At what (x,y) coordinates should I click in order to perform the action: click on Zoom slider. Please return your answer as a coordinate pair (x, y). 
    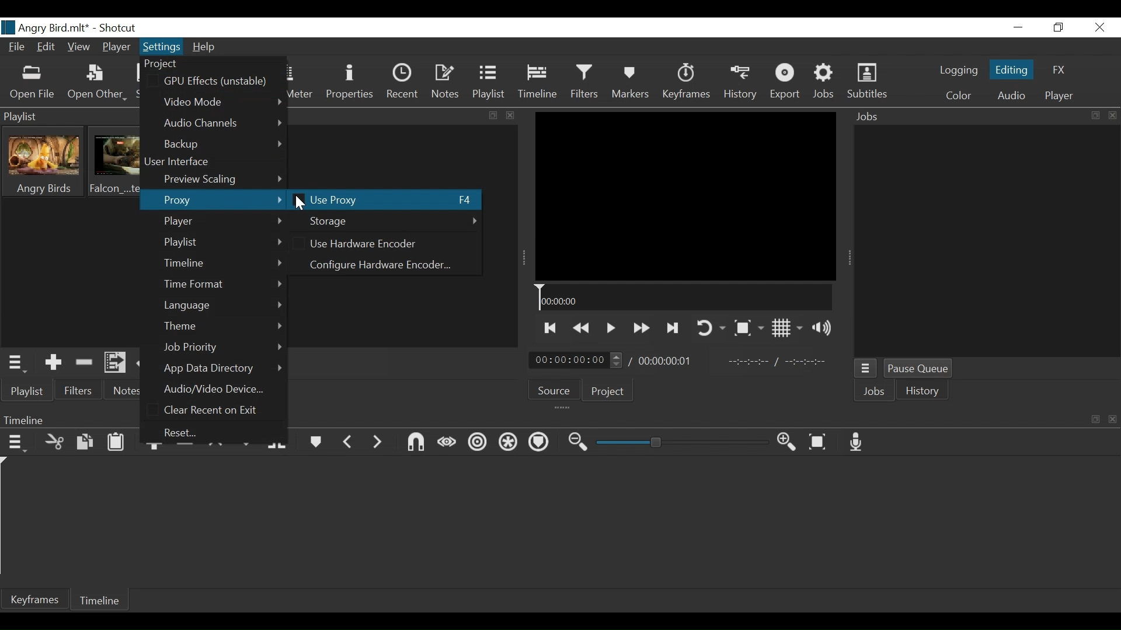
    Looking at the image, I should click on (677, 443).